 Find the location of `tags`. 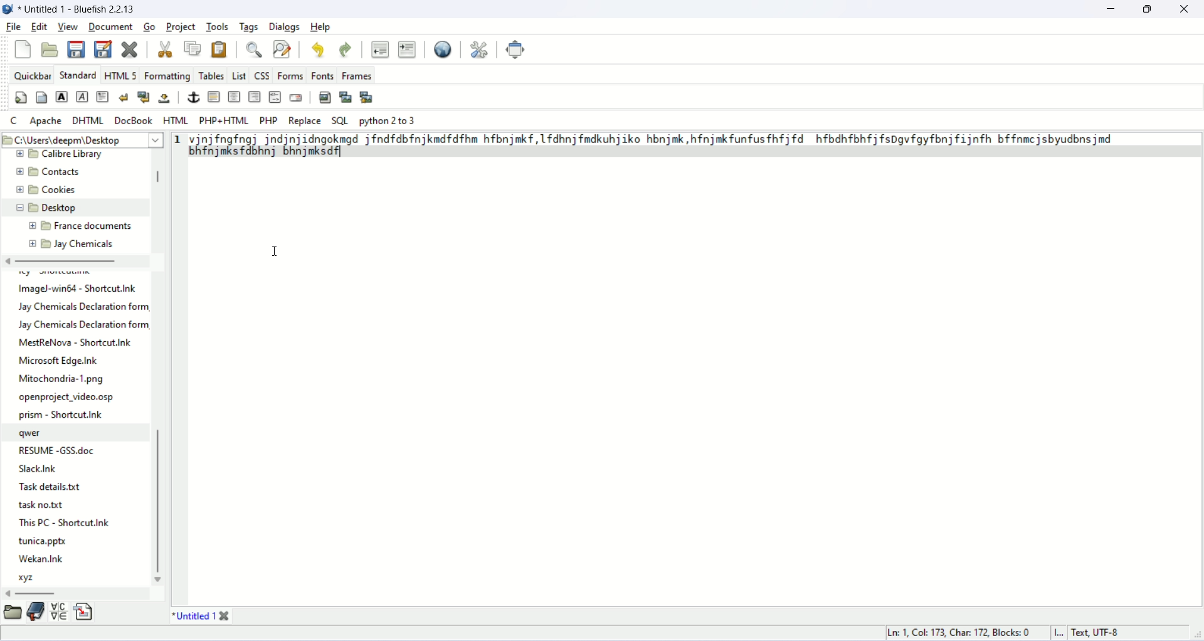

tags is located at coordinates (249, 26).